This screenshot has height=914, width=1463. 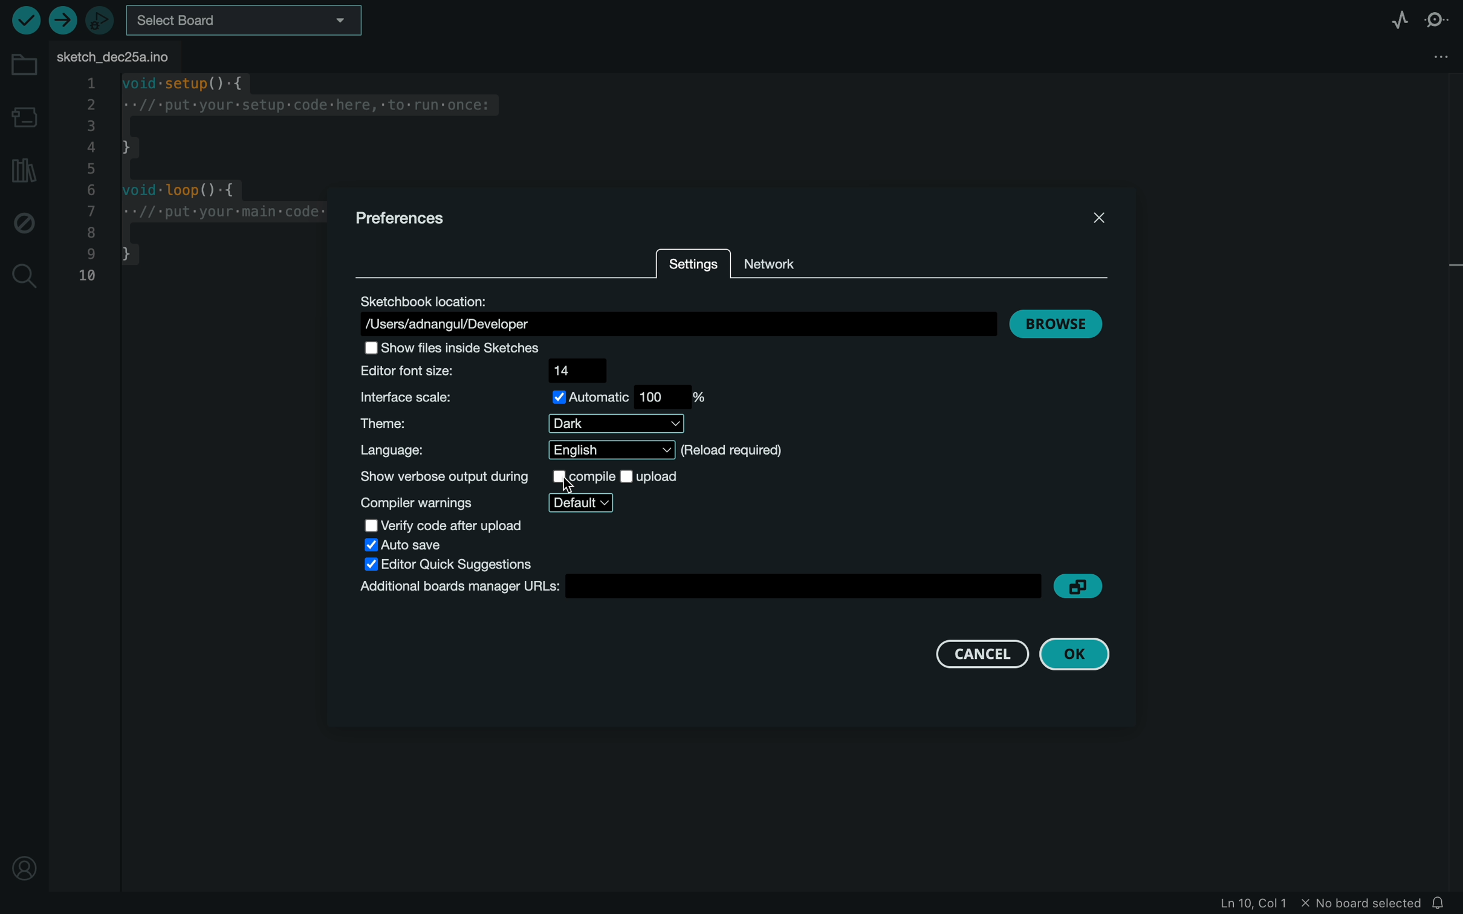 I want to click on library  manager, so click(x=24, y=172).